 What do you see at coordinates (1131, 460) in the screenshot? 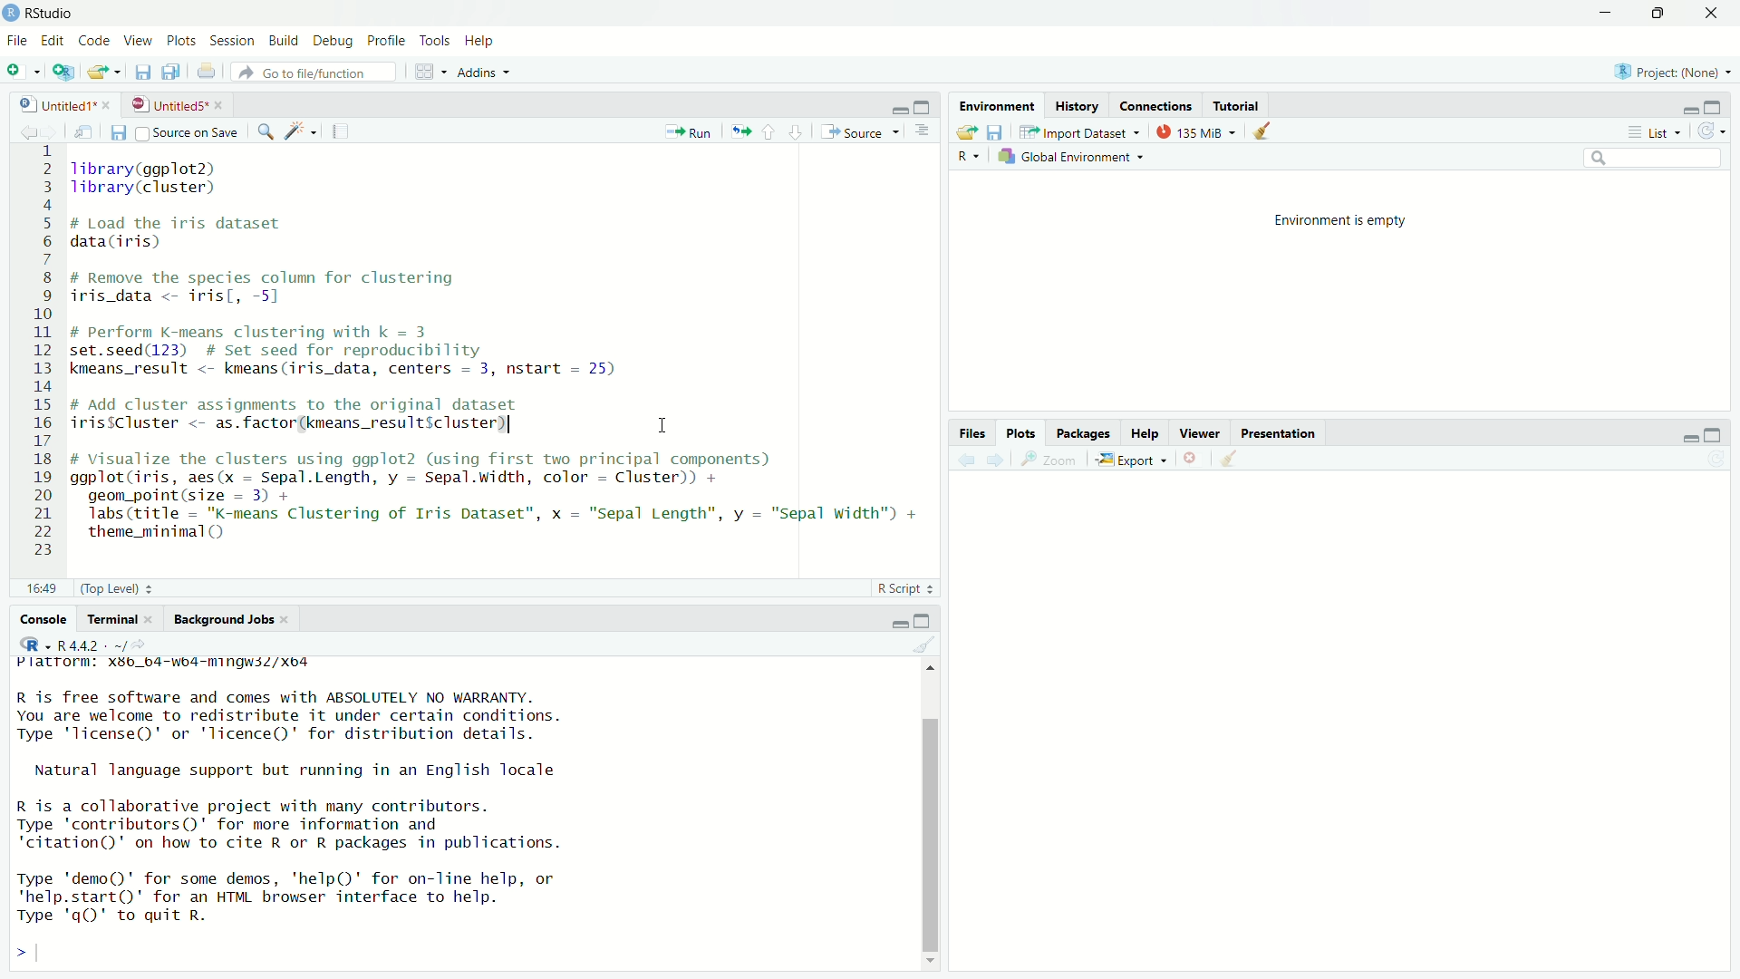
I see `export` at bounding box center [1131, 460].